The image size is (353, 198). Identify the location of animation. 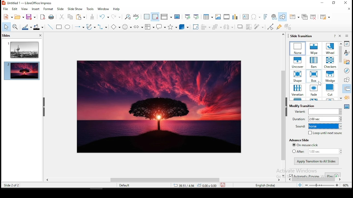
(346, 97).